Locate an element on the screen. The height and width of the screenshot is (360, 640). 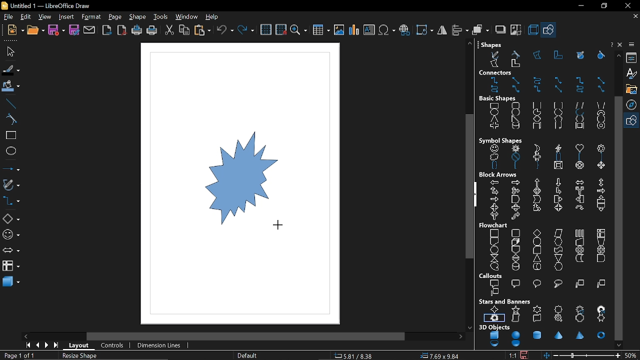
shadow is located at coordinates (500, 30).